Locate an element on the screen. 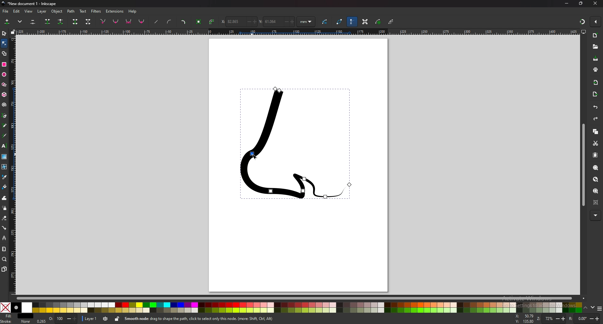  connector is located at coordinates (4, 228).